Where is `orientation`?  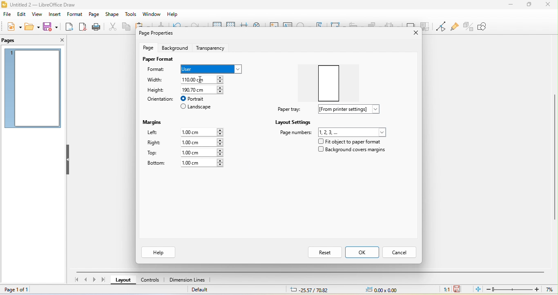
orientation is located at coordinates (159, 99).